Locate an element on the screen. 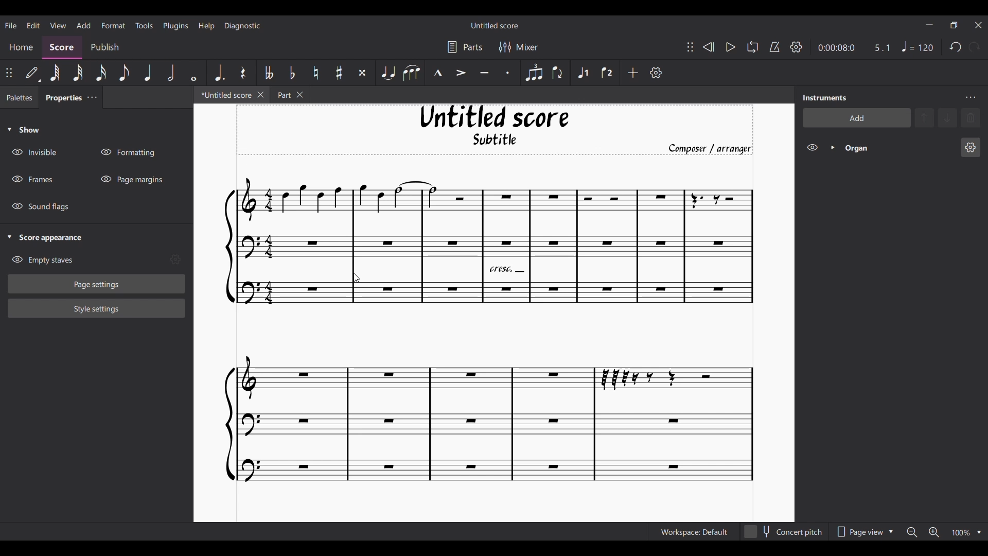  Change position of toolbar attached is located at coordinates (690, 47).